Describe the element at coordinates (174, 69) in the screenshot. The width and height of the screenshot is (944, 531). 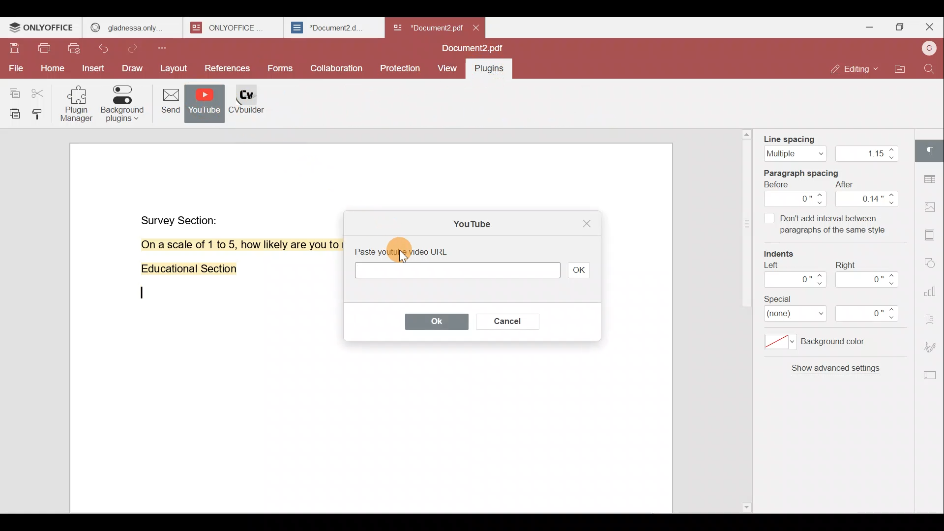
I see `Layout` at that location.